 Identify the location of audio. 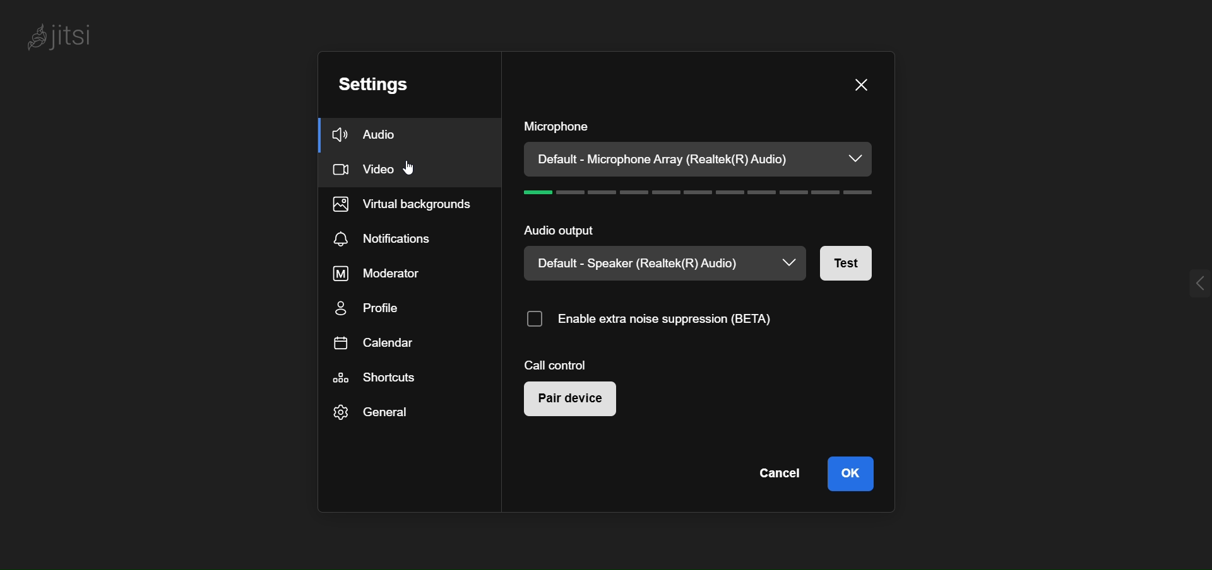
(372, 133).